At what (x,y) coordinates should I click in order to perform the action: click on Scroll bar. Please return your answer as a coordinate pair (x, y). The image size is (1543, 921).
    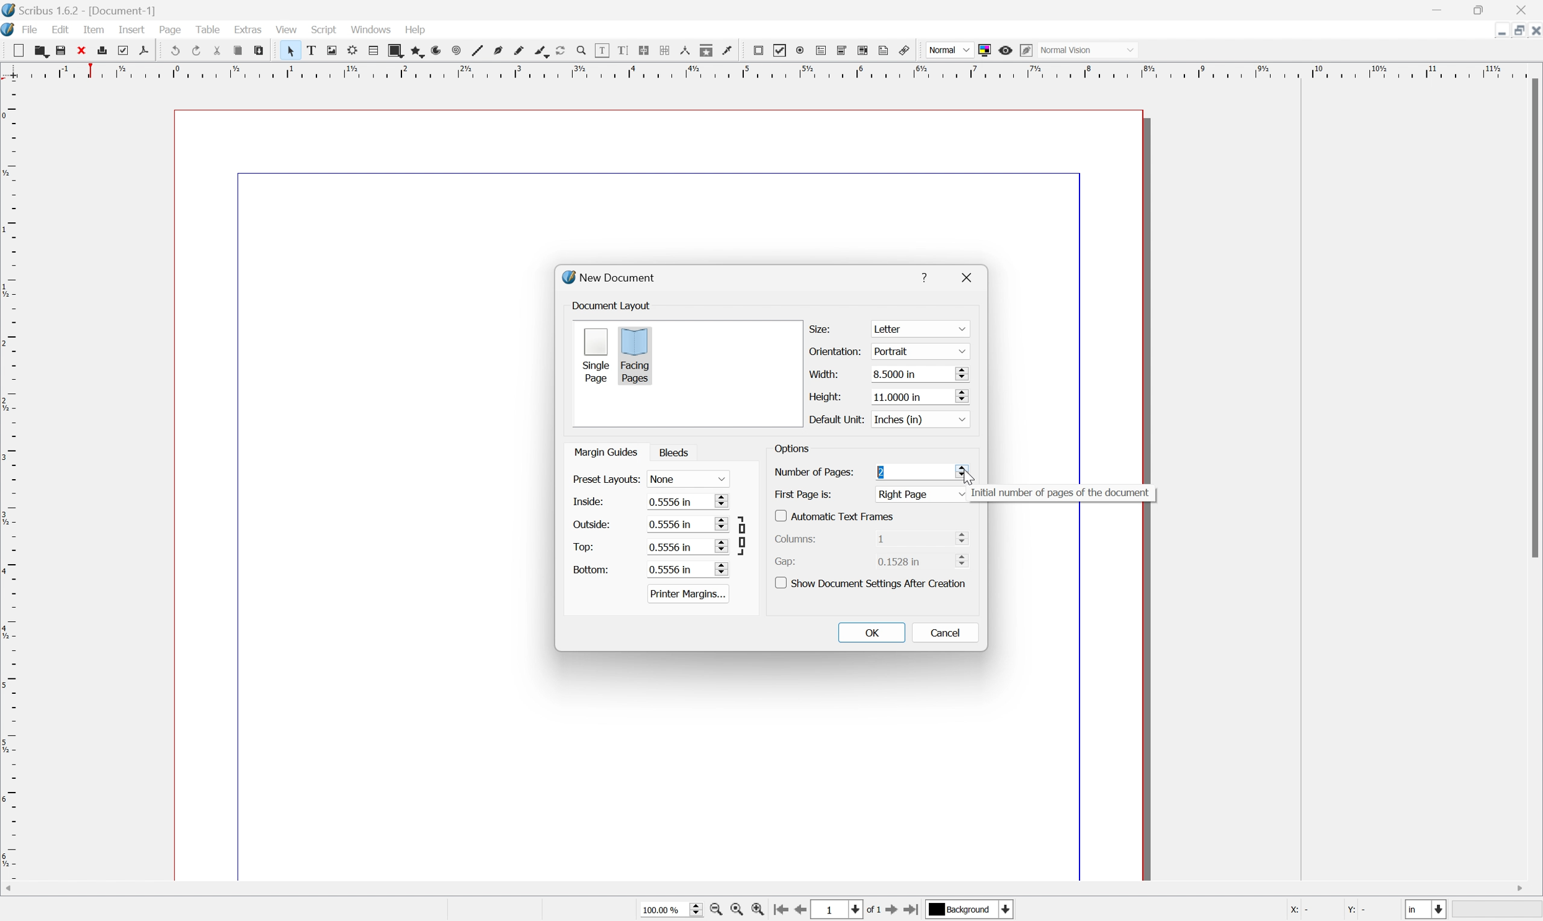
    Looking at the image, I should click on (1533, 320).